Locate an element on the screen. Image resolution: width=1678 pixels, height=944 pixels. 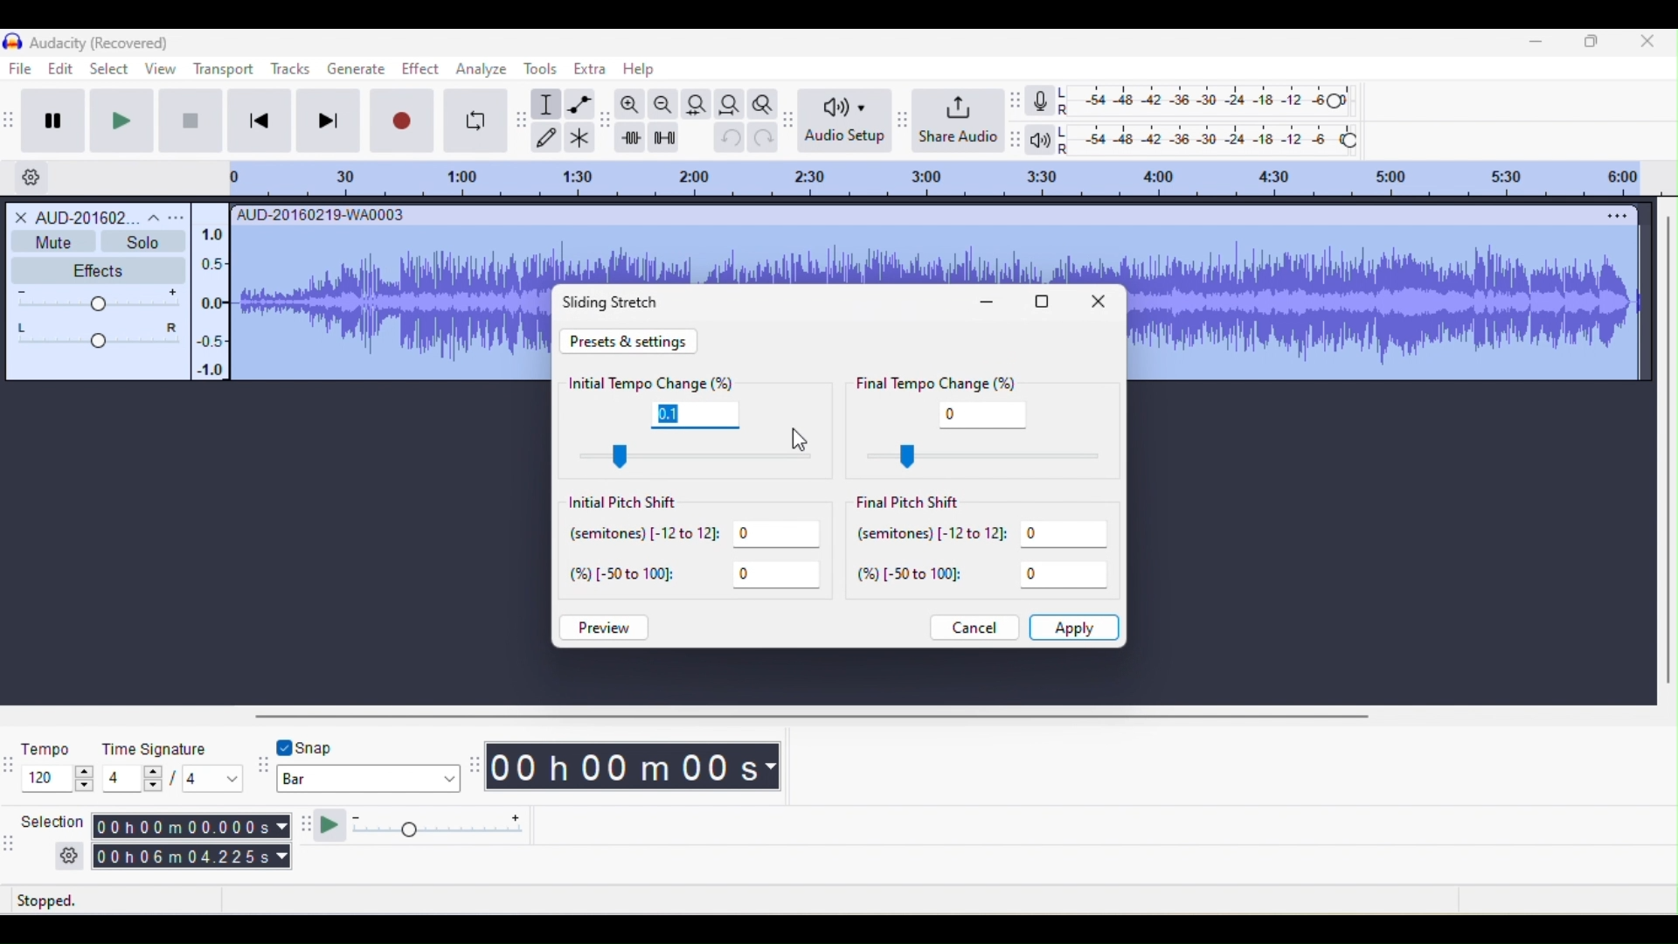
skip to end is located at coordinates (331, 123).